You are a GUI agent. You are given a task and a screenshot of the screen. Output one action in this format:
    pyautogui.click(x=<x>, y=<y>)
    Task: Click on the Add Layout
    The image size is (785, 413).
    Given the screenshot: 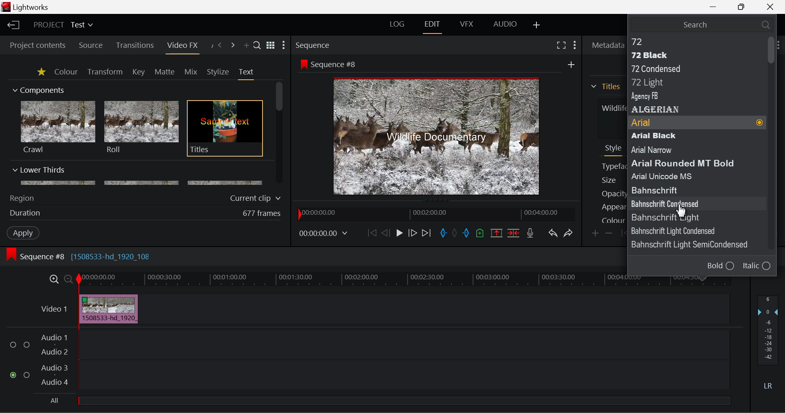 What is the action you would take?
    pyautogui.click(x=538, y=26)
    